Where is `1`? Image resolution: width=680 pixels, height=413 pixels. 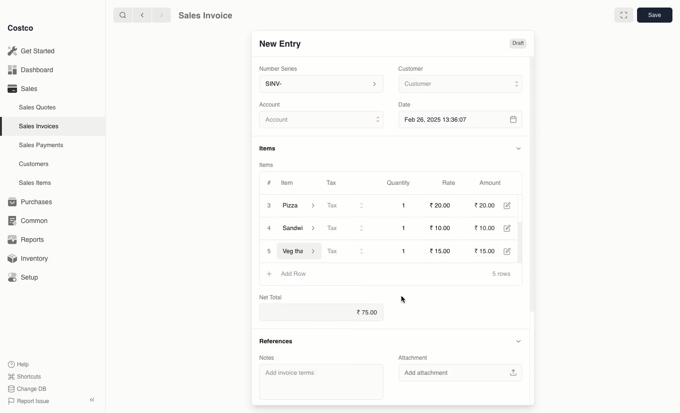
1 is located at coordinates (406, 228).